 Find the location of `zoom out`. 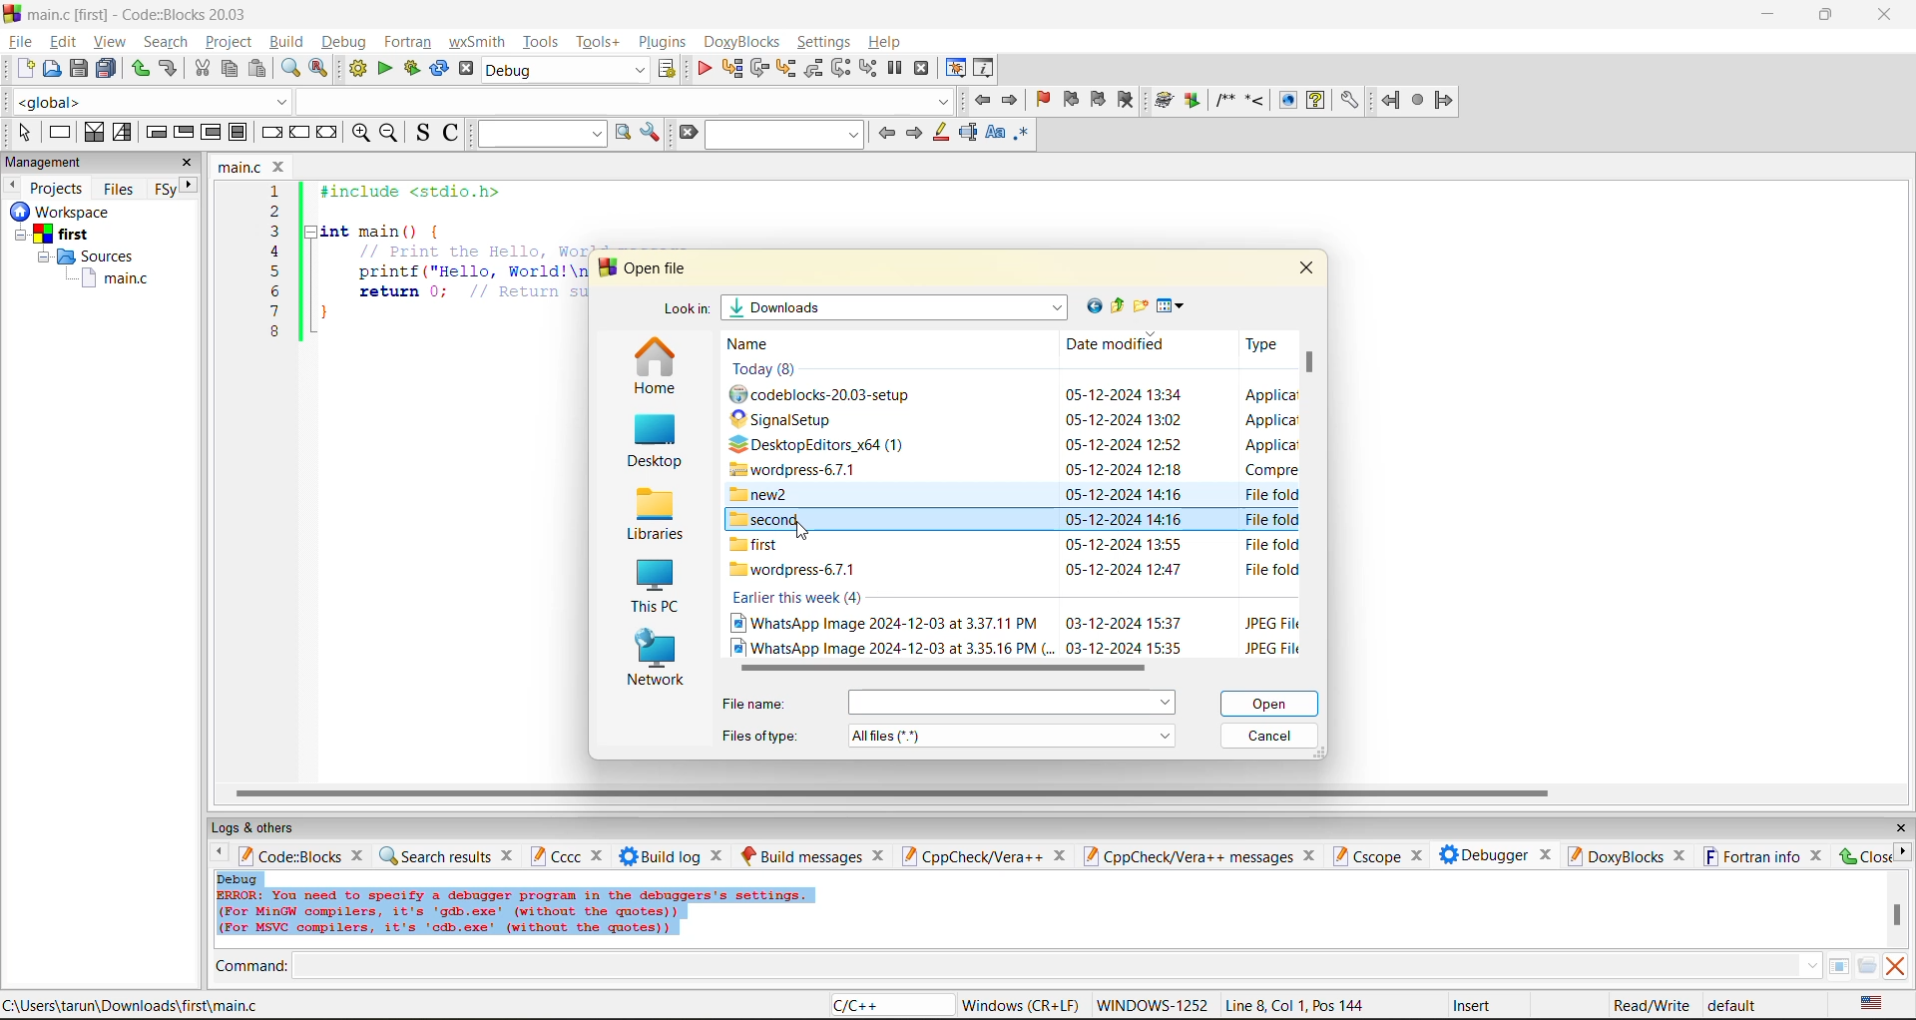

zoom out is located at coordinates (388, 134).